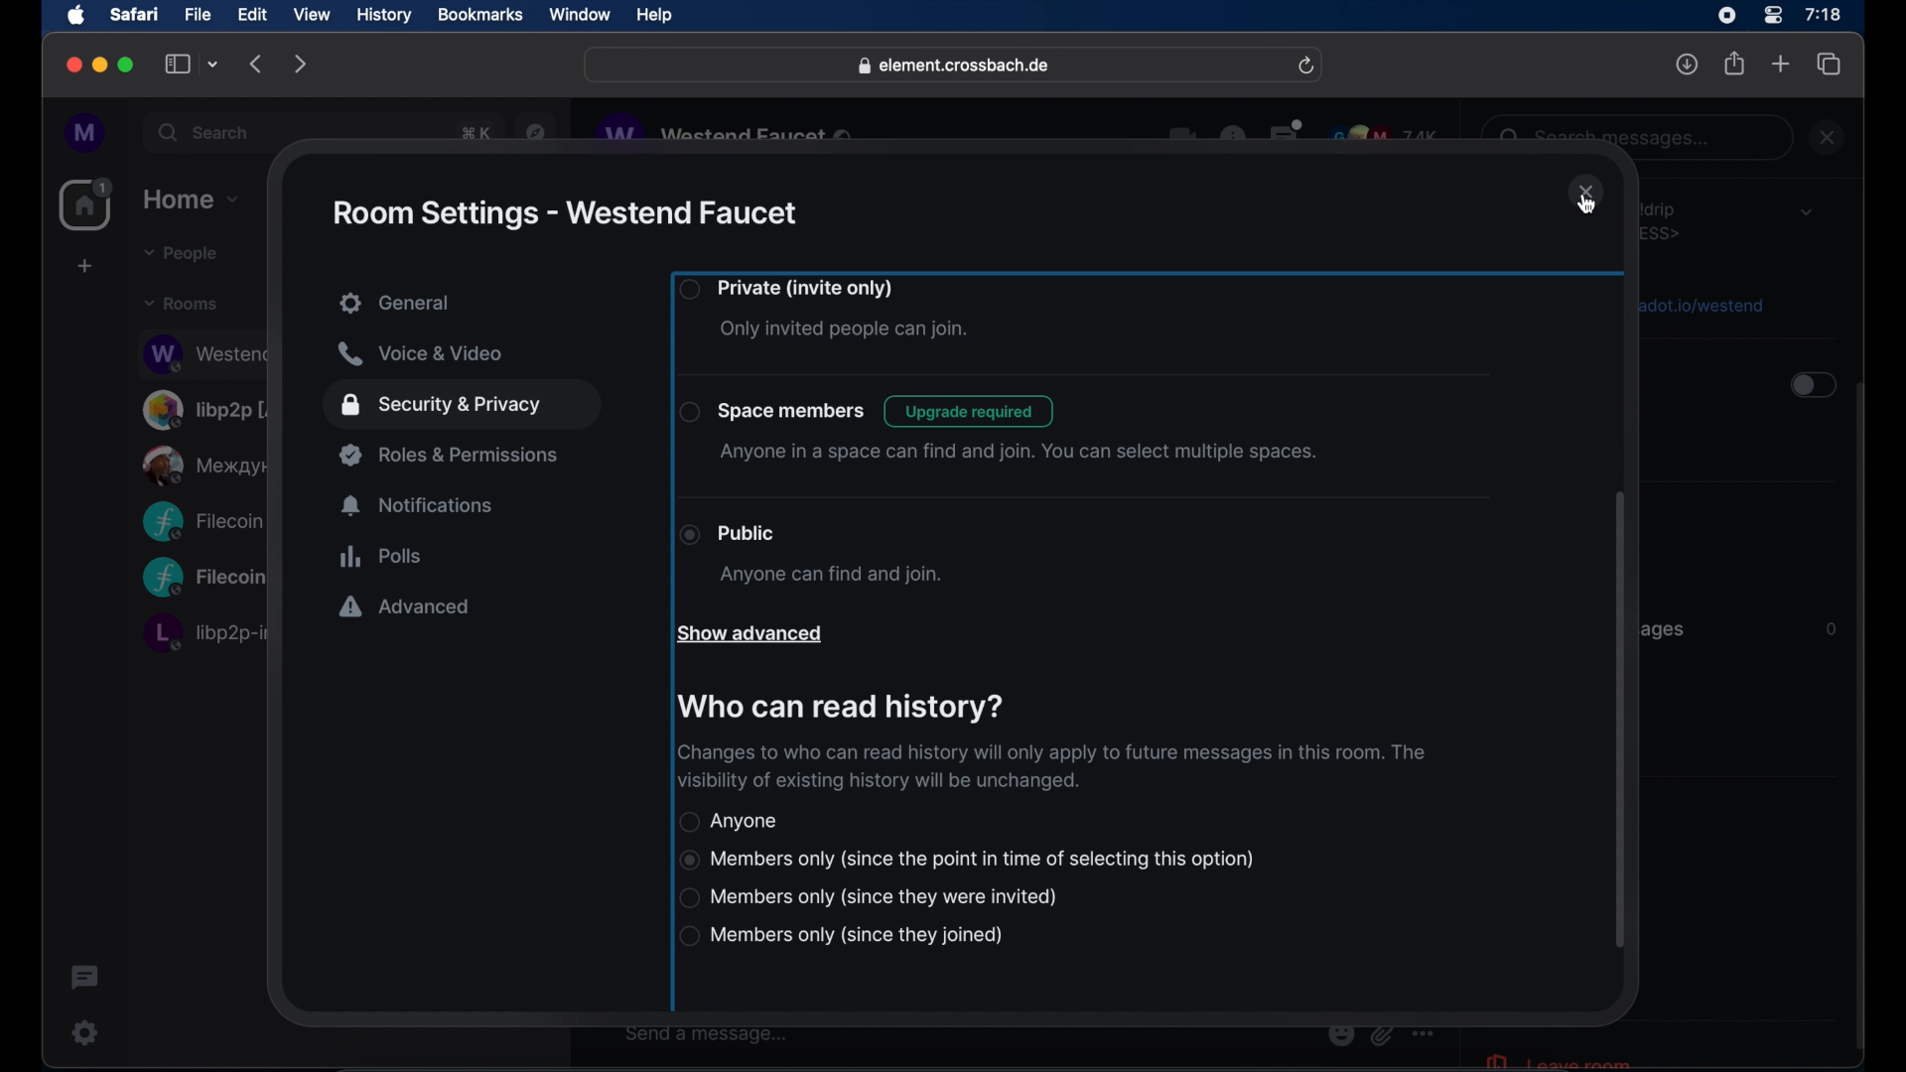  I want to click on show sidebar, so click(178, 64).